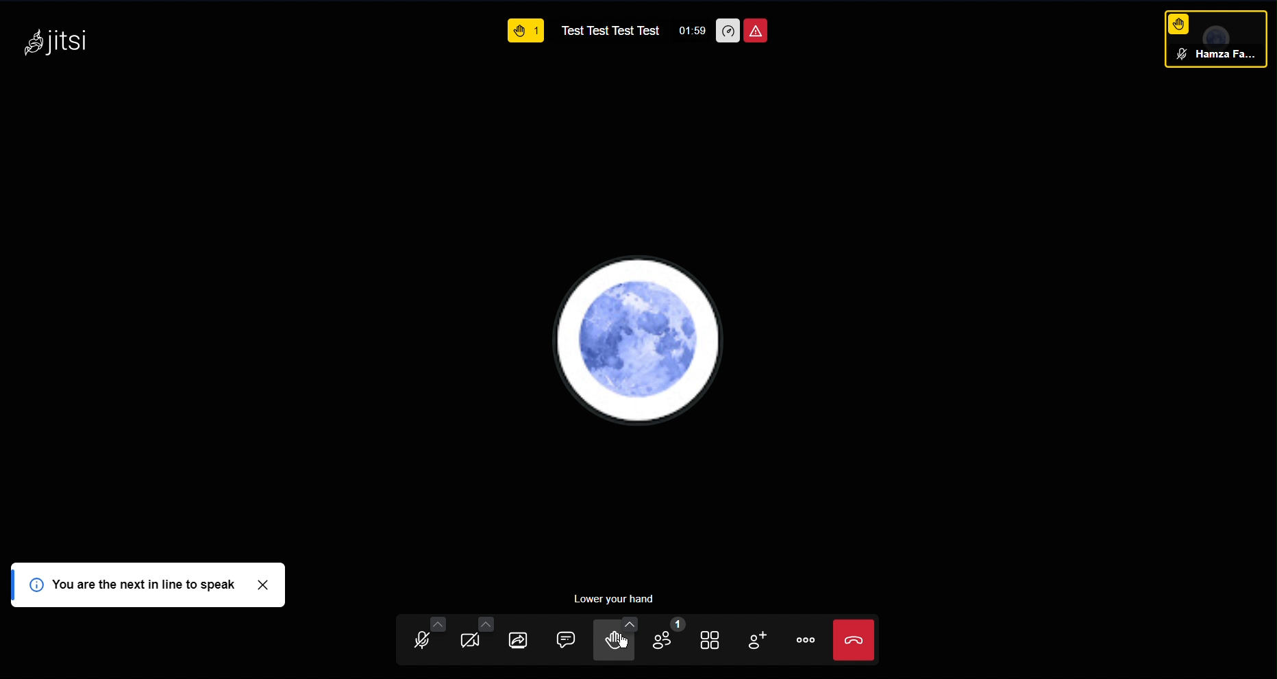  I want to click on pfp, so click(638, 340).